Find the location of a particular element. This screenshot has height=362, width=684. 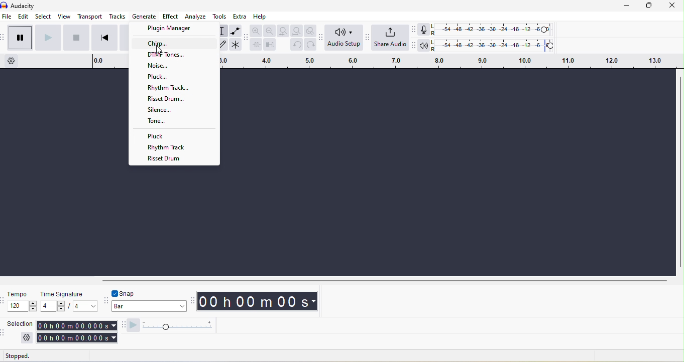

rhythm track is located at coordinates (170, 146).